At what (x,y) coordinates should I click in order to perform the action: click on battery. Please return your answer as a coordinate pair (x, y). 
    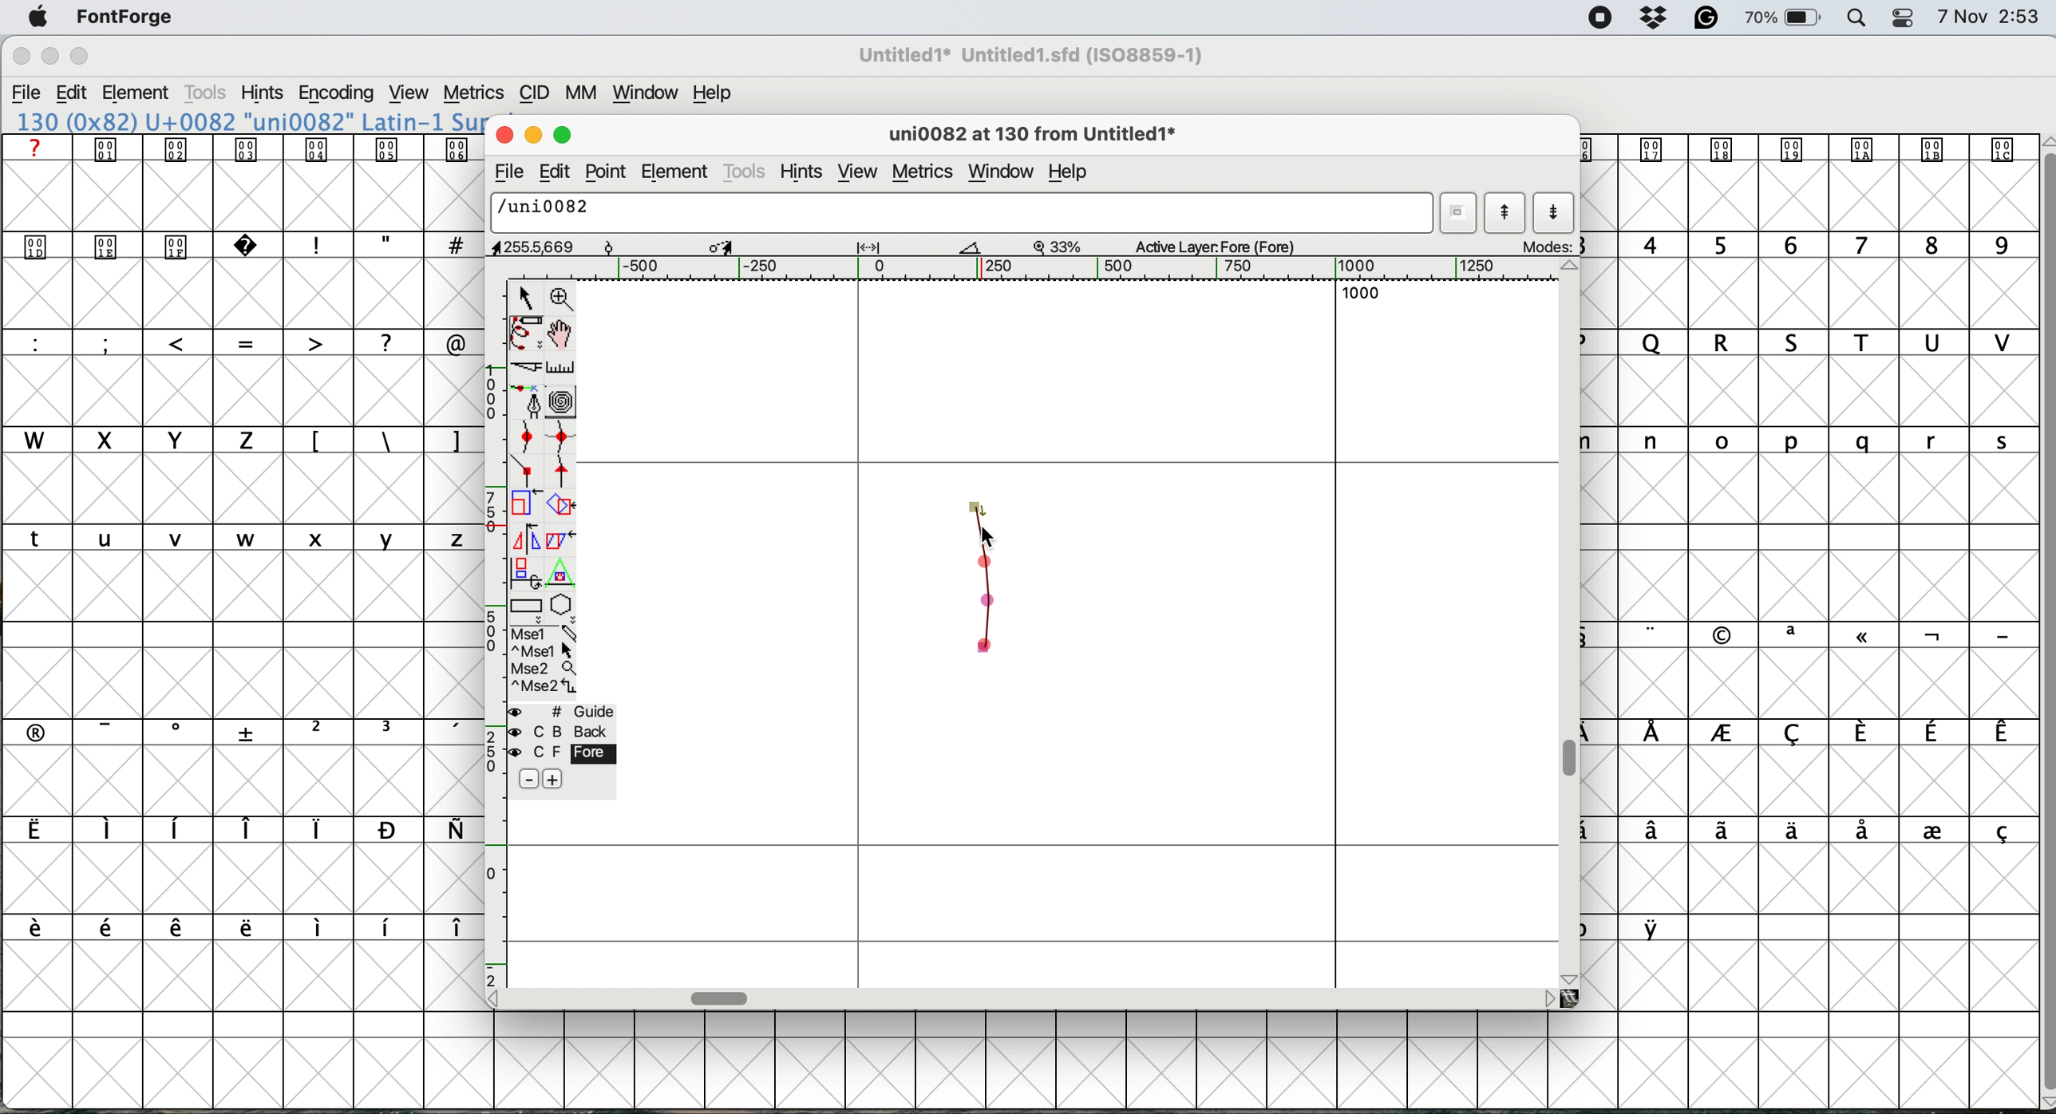
    Looking at the image, I should click on (1785, 18).